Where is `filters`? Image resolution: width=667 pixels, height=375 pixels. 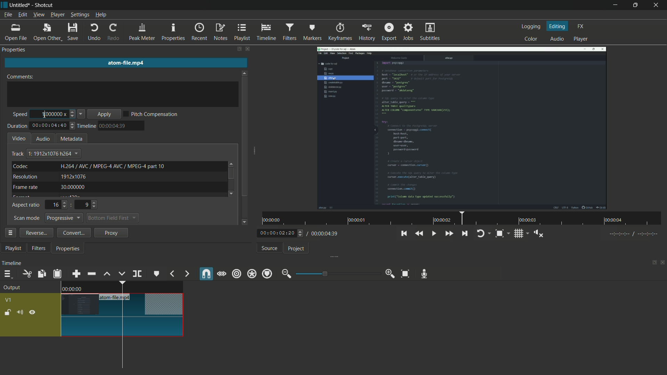 filters is located at coordinates (40, 249).